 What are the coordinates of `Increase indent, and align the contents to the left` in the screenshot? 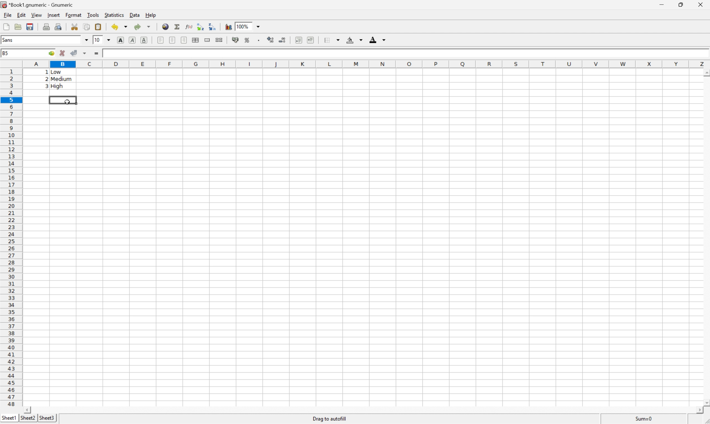 It's located at (311, 39).